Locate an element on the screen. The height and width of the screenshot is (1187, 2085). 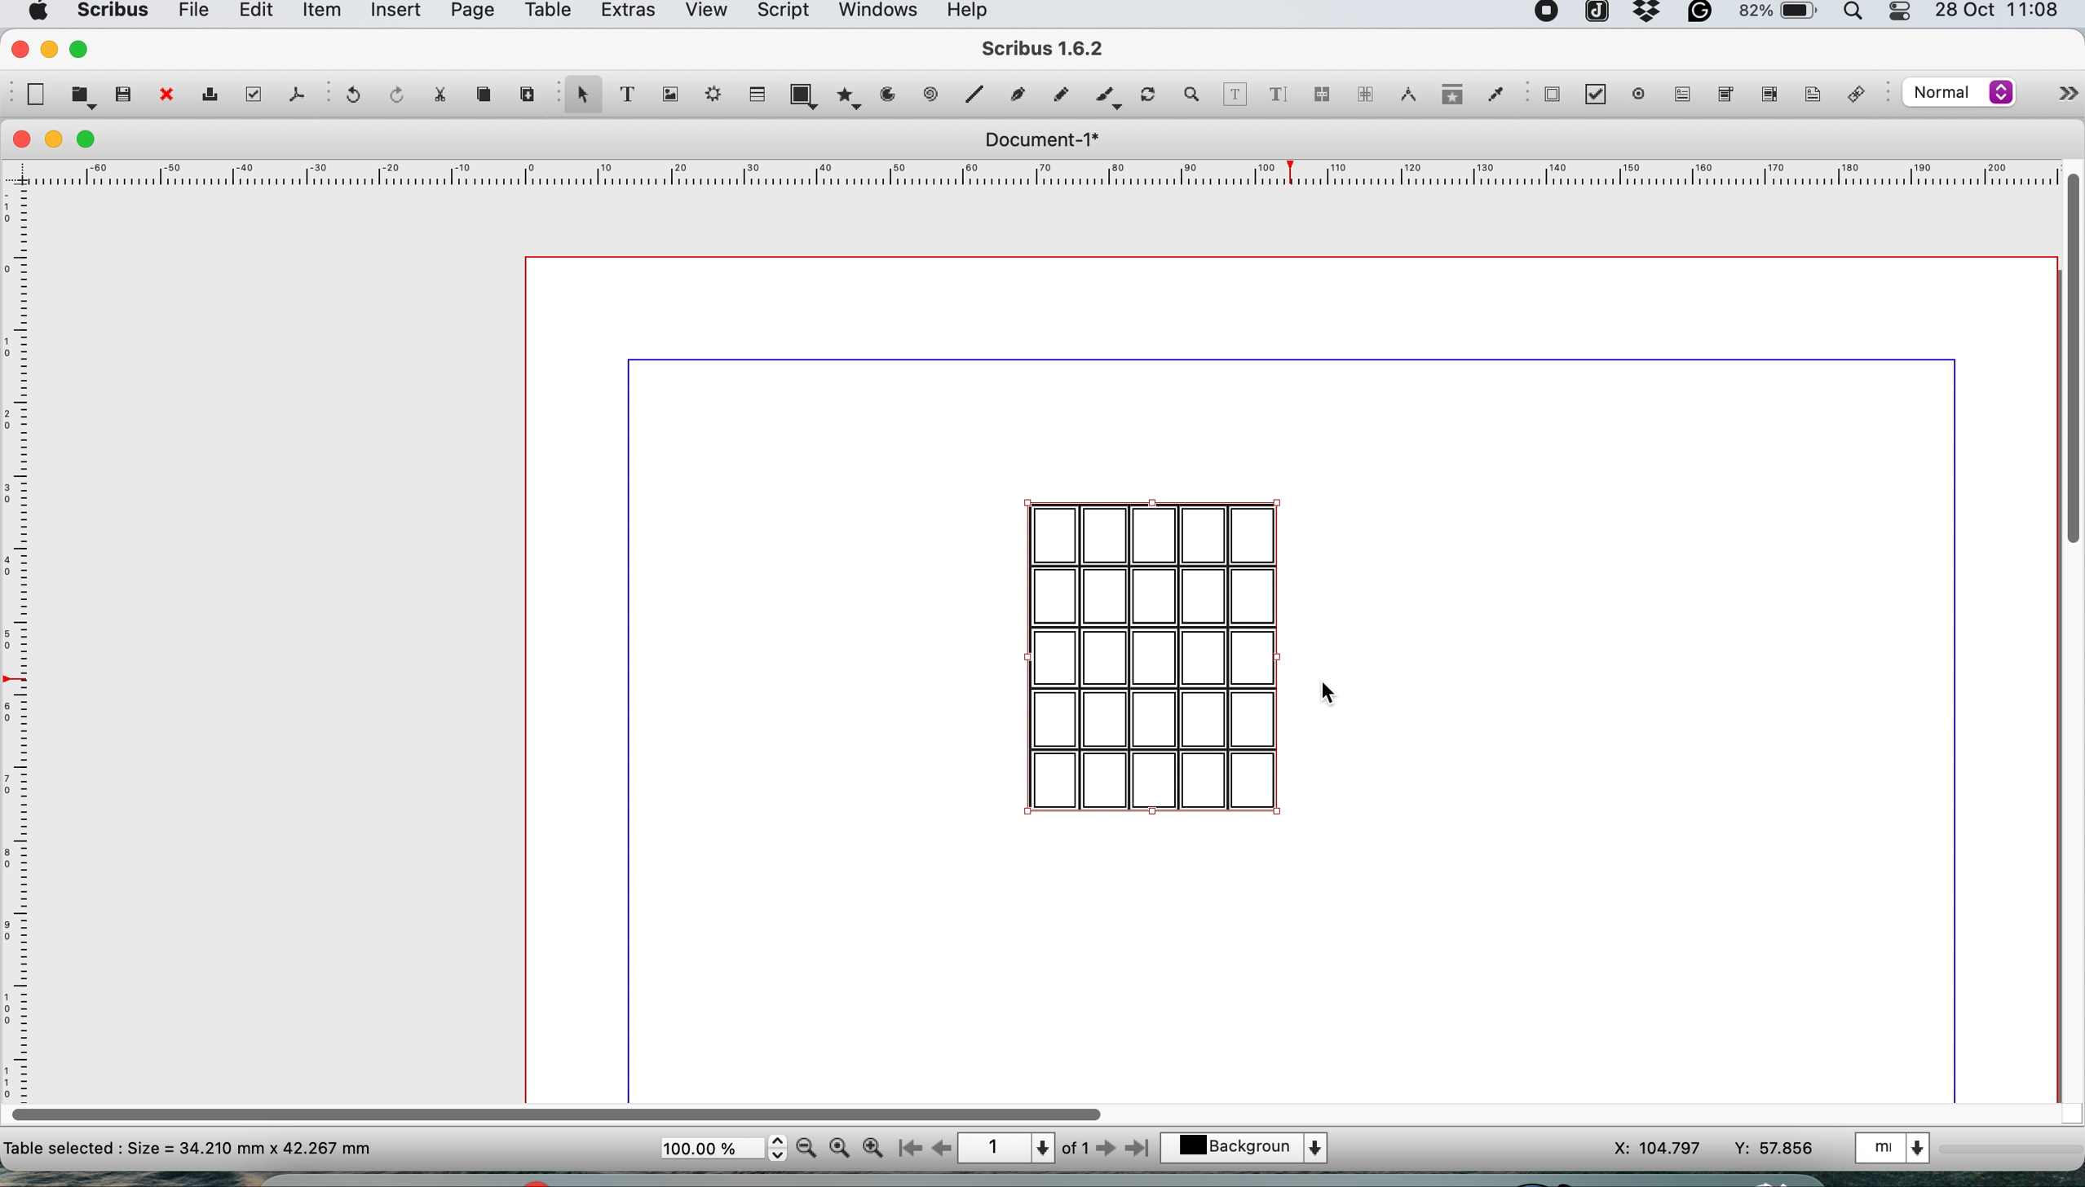
scribus is located at coordinates (110, 13).